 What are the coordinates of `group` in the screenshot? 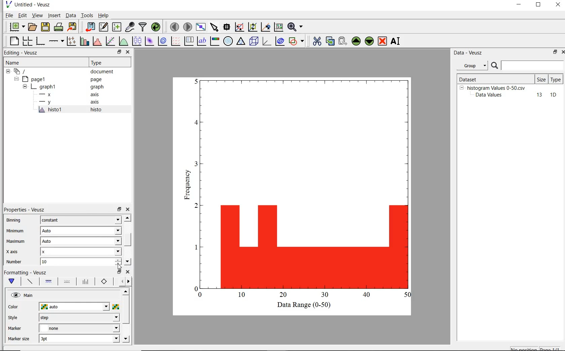 It's located at (472, 66).